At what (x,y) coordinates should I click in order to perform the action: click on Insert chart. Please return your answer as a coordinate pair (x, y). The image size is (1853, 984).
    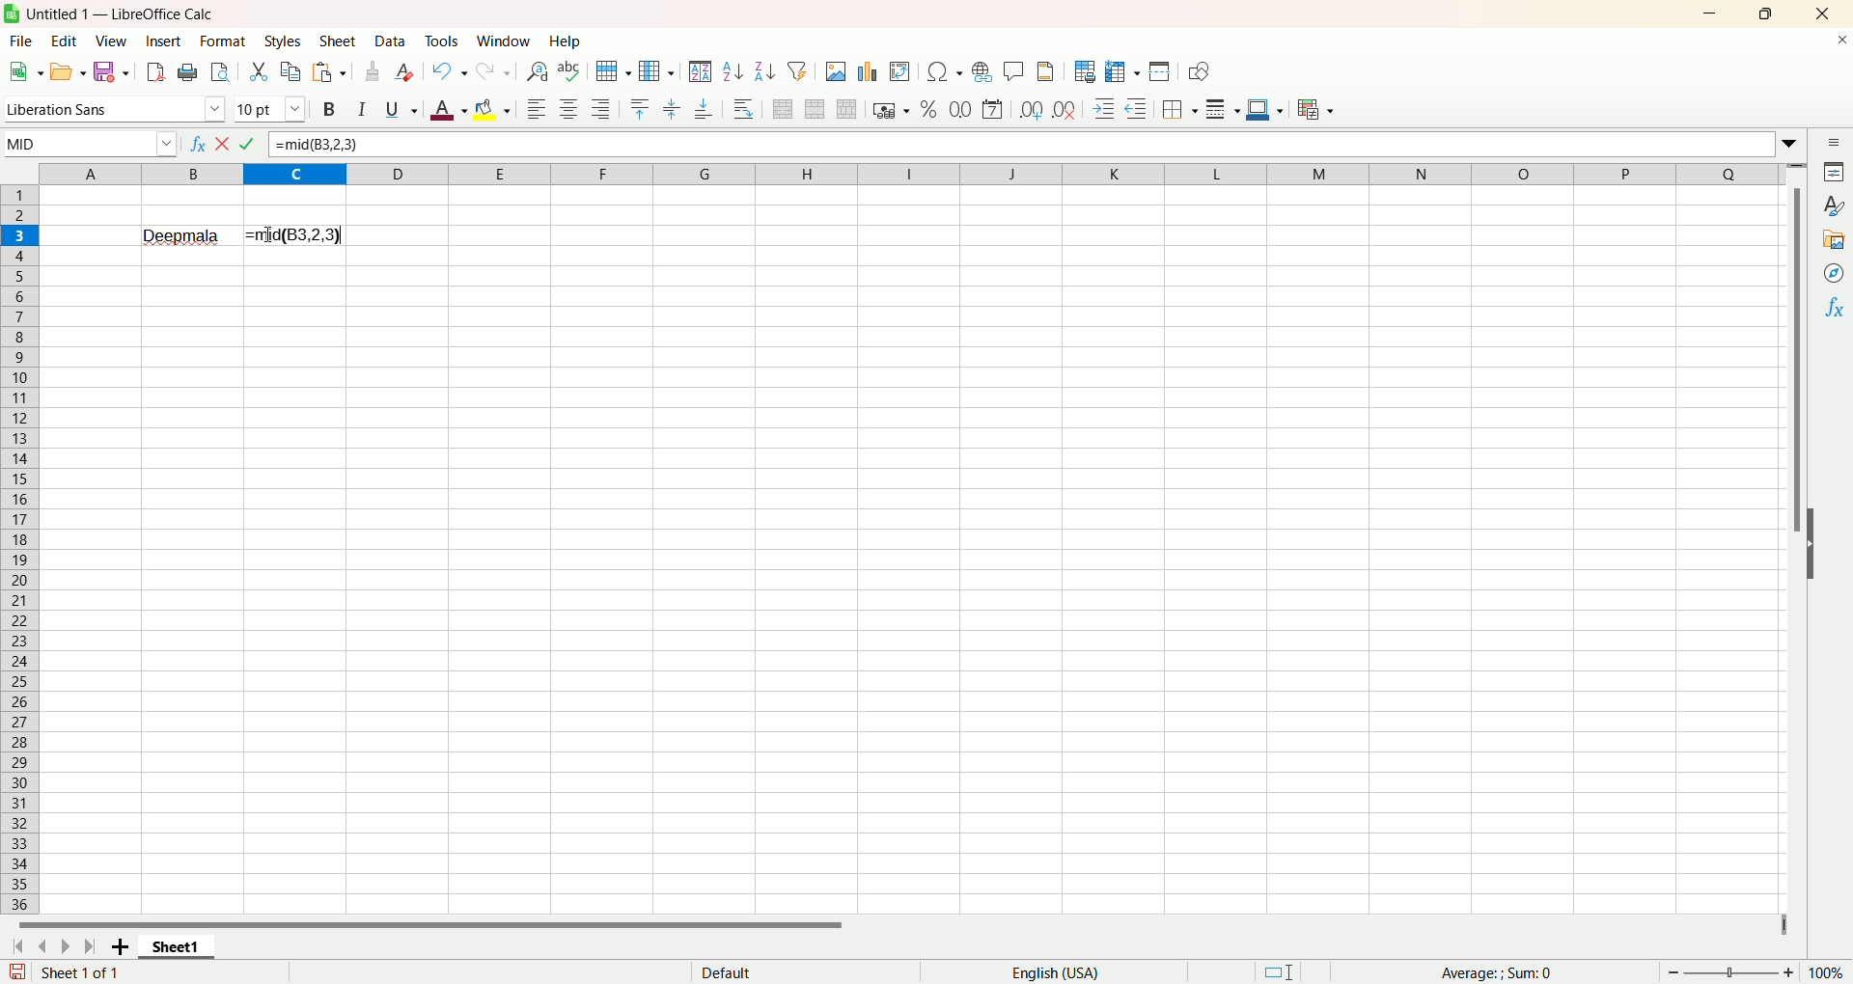
    Looking at the image, I should click on (871, 72).